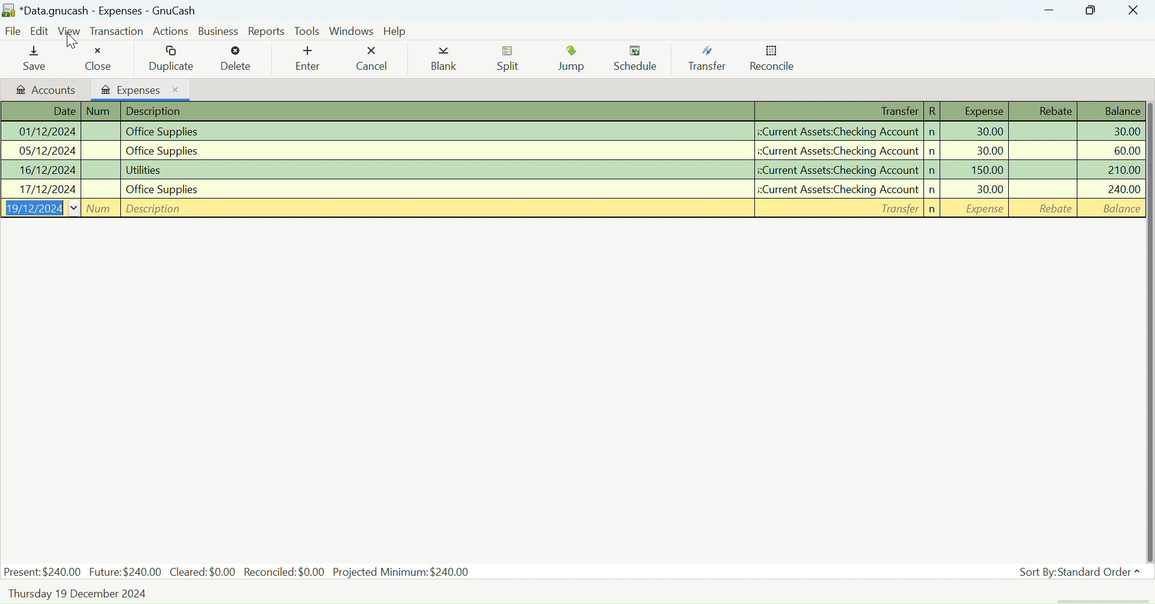 The image size is (1155, 604). I want to click on Transactions Column Headings, so click(570, 112).